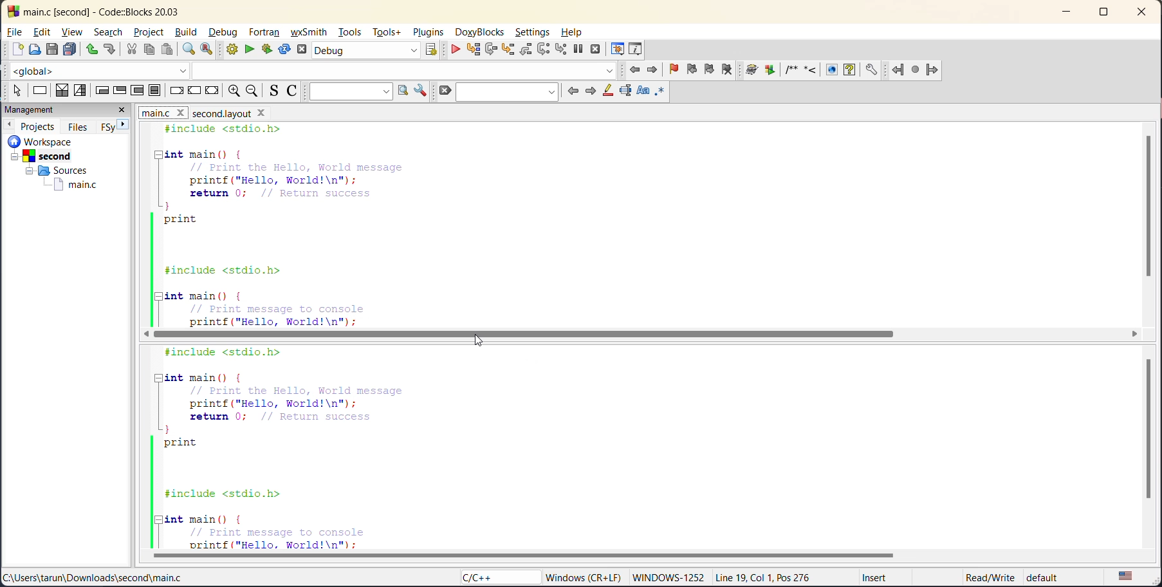 The height and width of the screenshot is (587, 1162). Describe the element at coordinates (300, 50) in the screenshot. I see `abort` at that location.